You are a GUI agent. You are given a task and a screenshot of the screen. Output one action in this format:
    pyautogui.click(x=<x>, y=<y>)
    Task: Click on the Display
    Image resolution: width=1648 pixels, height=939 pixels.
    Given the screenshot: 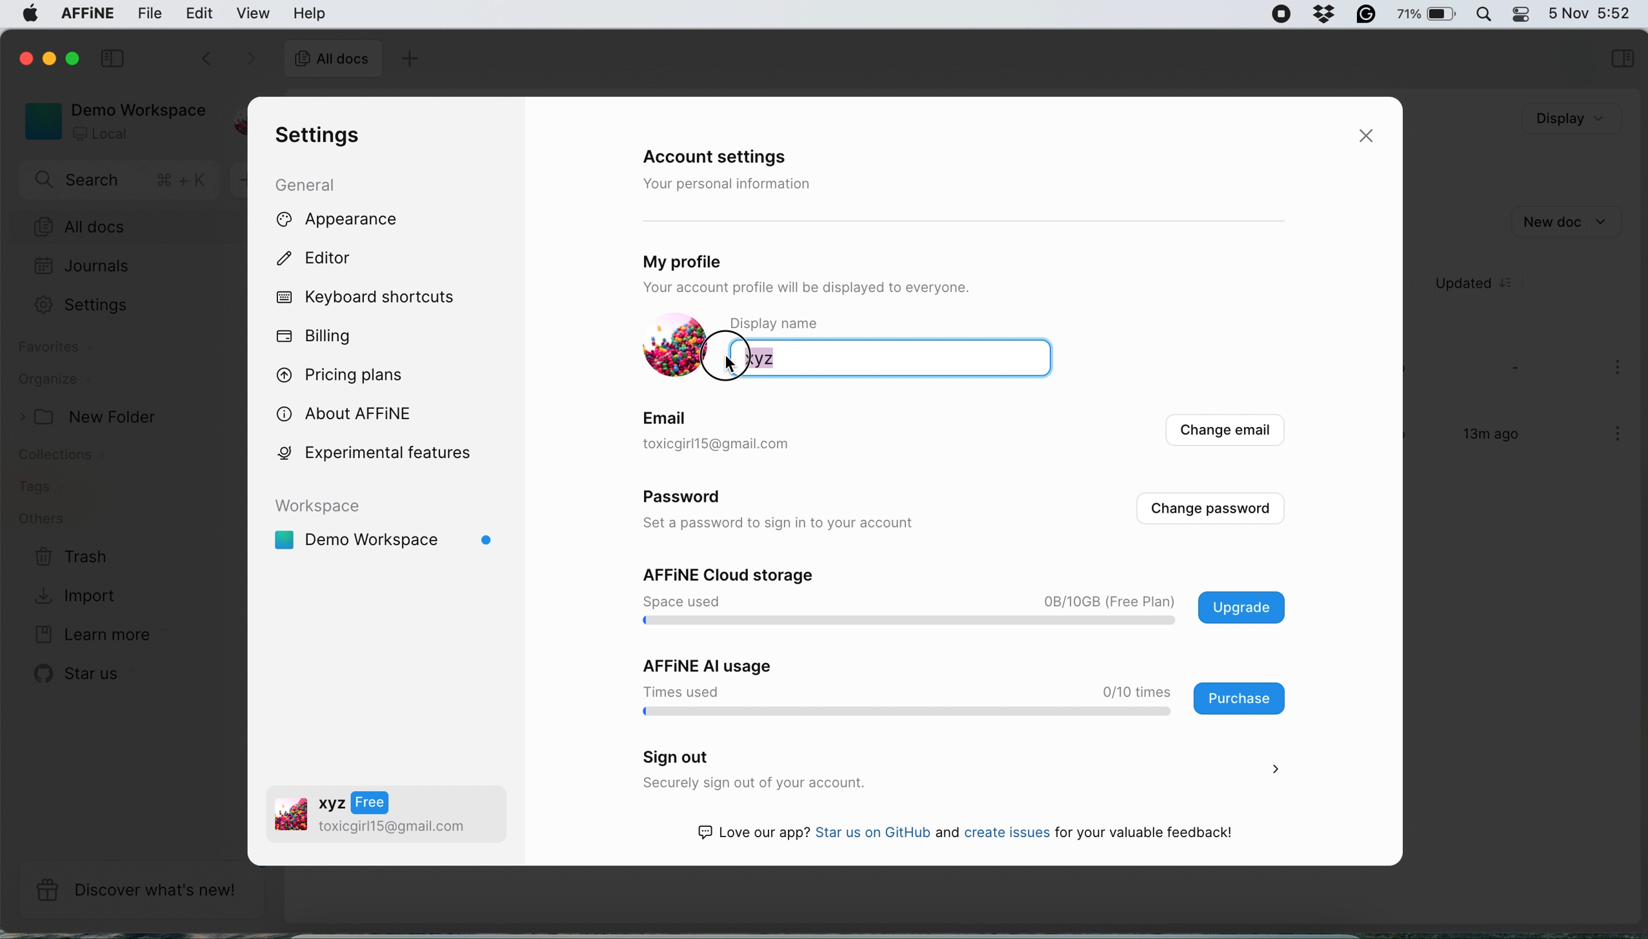 What is the action you would take?
    pyautogui.click(x=1551, y=119)
    